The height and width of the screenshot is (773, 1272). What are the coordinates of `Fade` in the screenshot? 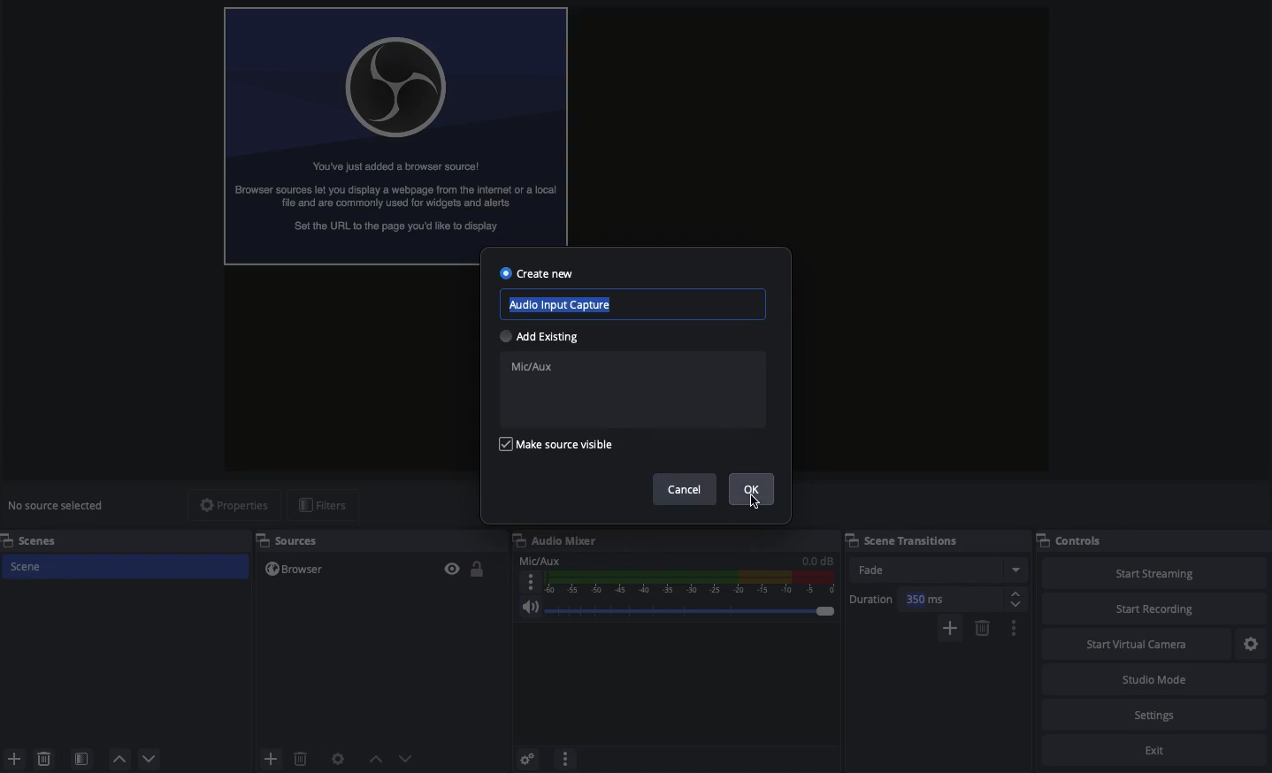 It's located at (937, 569).